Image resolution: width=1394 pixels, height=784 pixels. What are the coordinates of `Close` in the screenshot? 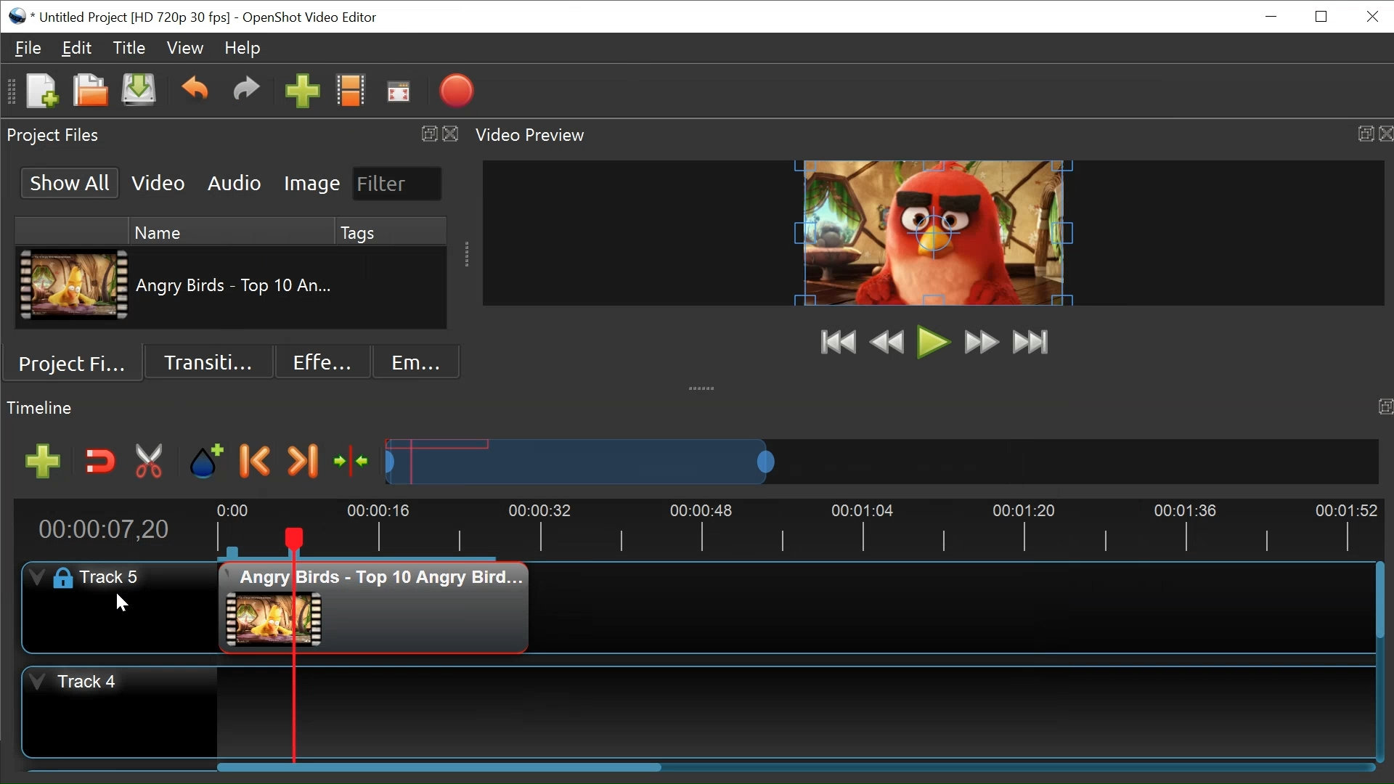 It's located at (1371, 17).